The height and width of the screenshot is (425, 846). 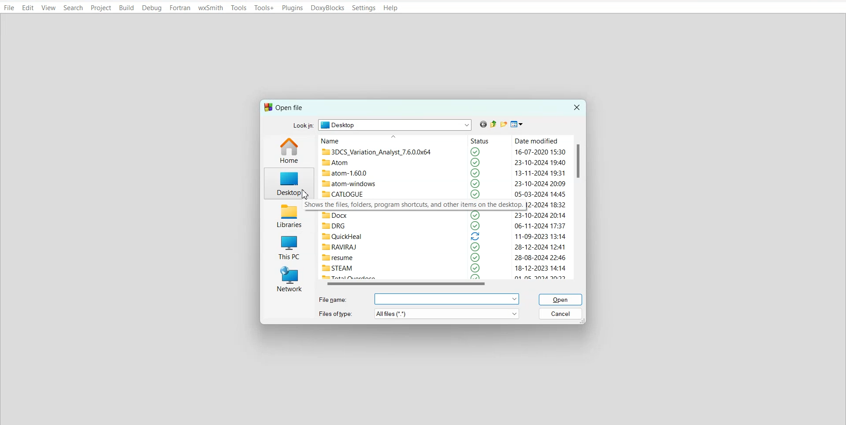 What do you see at coordinates (264, 8) in the screenshot?
I see `Tools+` at bounding box center [264, 8].